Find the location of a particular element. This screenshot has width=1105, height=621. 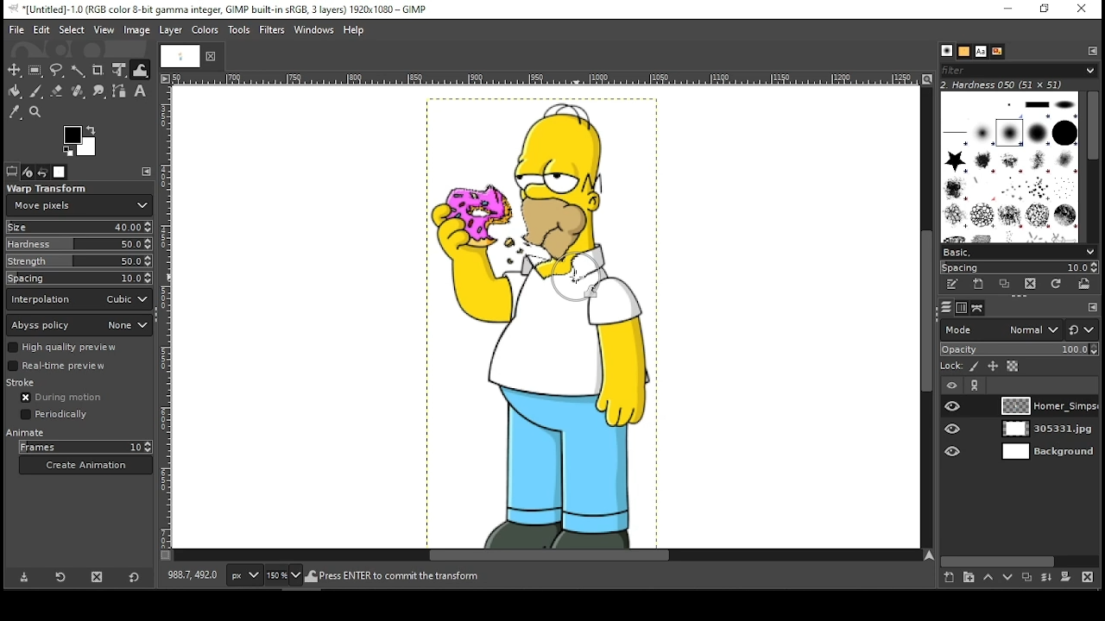

view is located at coordinates (105, 30).